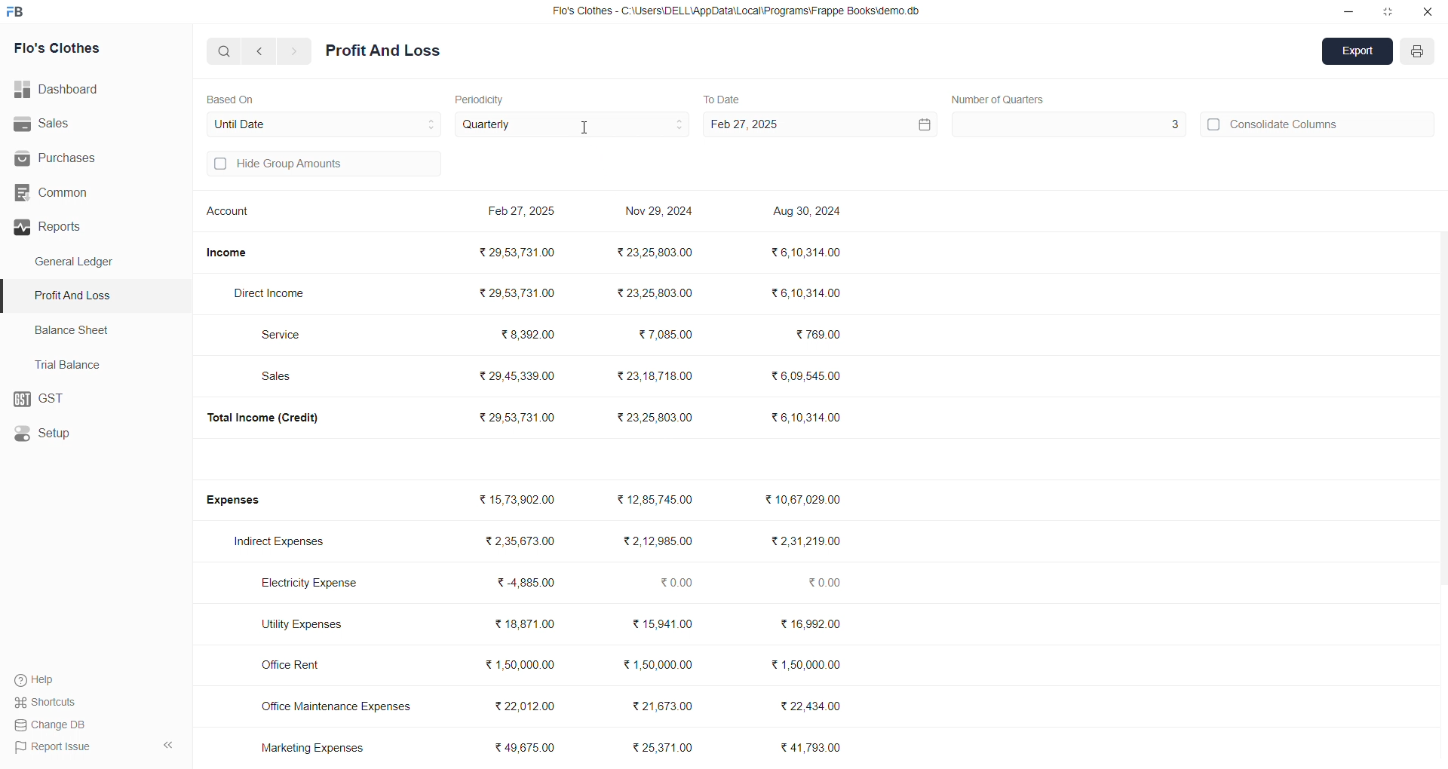  I want to click on cursor, so click(585, 132).